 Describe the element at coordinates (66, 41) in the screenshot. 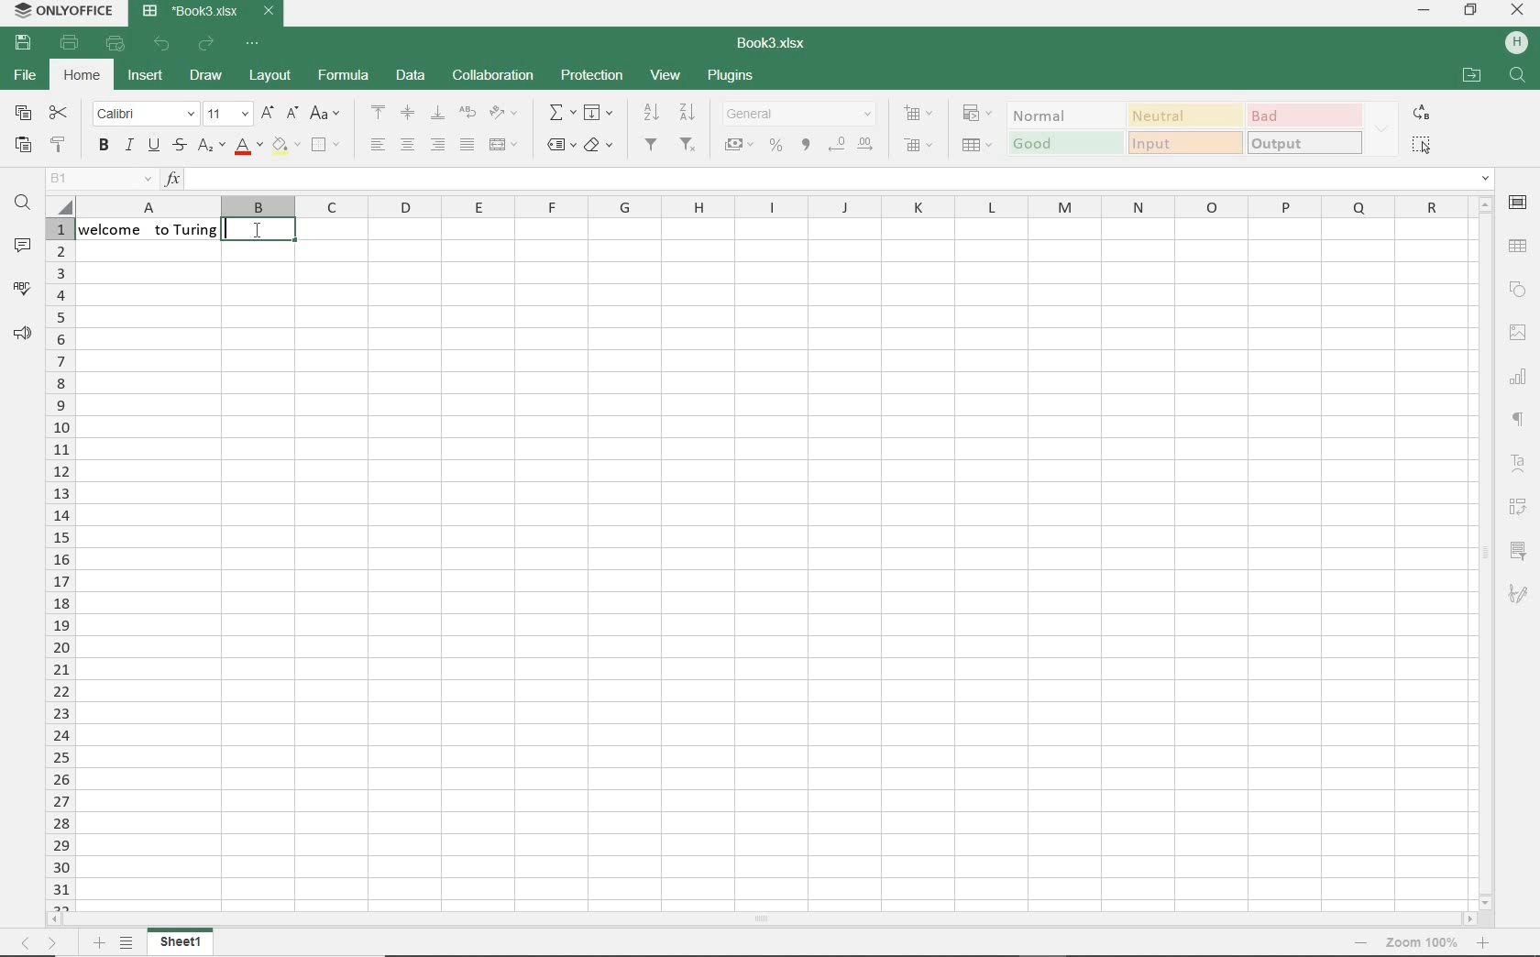

I see `print` at that location.